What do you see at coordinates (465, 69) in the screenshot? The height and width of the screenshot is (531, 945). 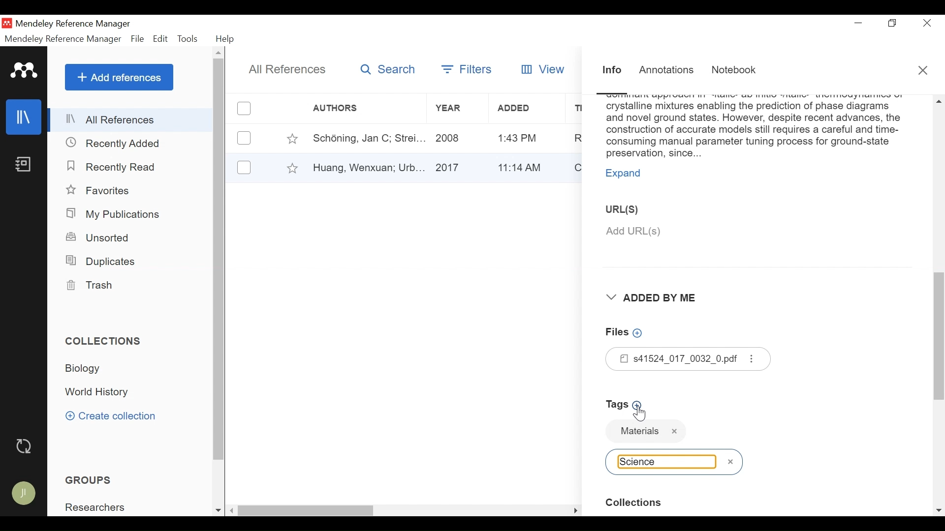 I see `Filters` at bounding box center [465, 69].